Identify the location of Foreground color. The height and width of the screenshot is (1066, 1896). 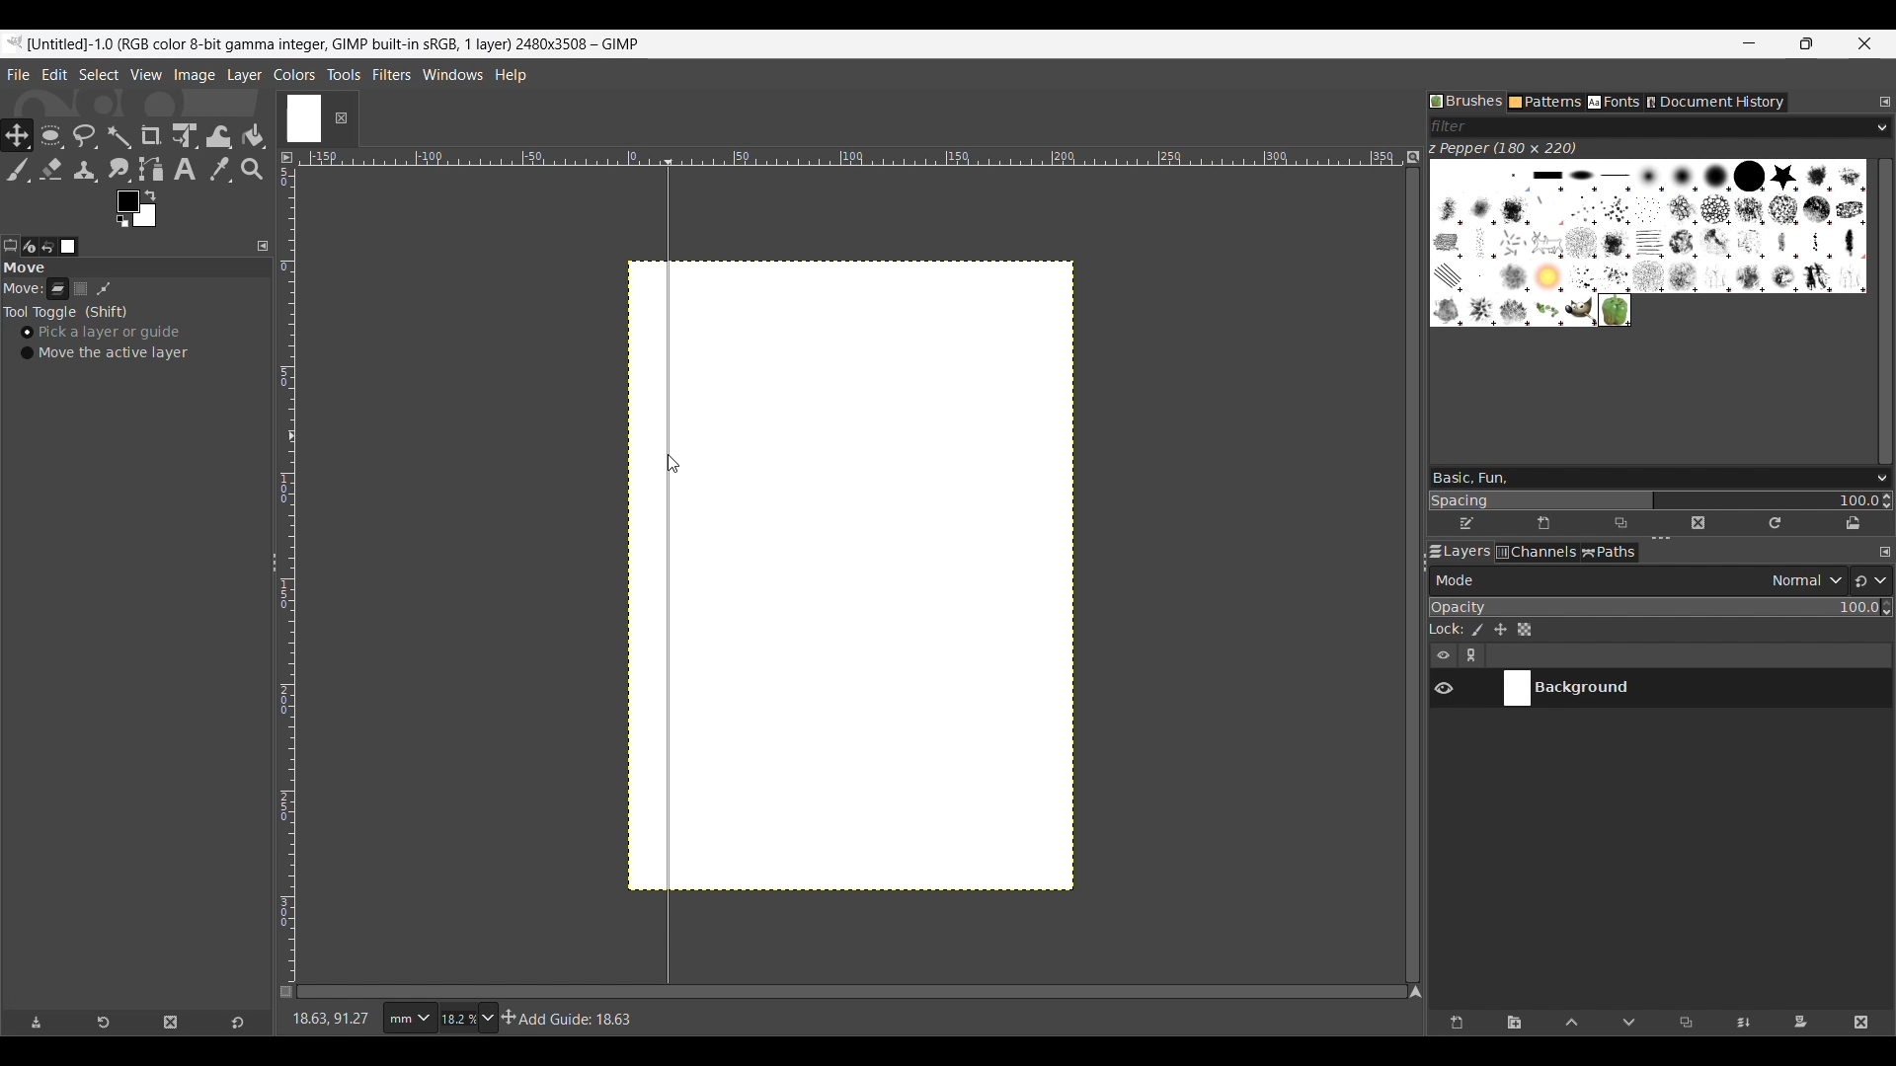
(135, 208).